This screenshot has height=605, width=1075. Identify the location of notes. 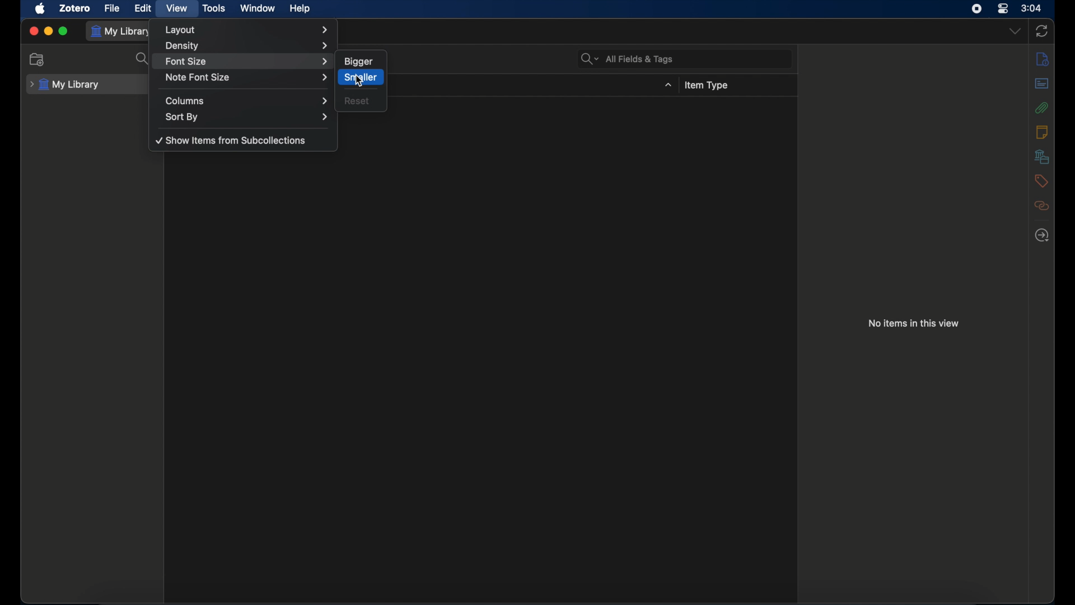
(1042, 132).